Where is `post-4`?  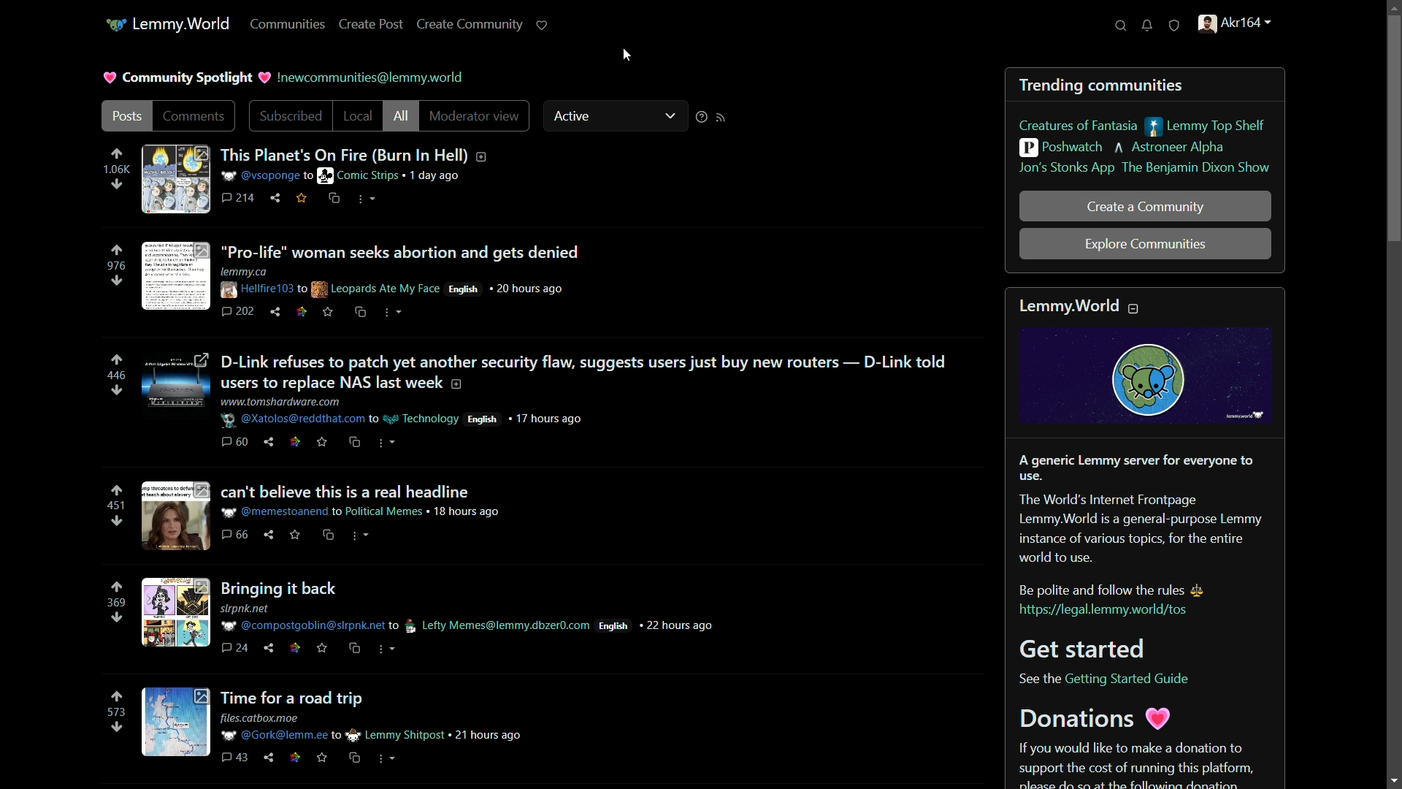 post-4 is located at coordinates (326, 518).